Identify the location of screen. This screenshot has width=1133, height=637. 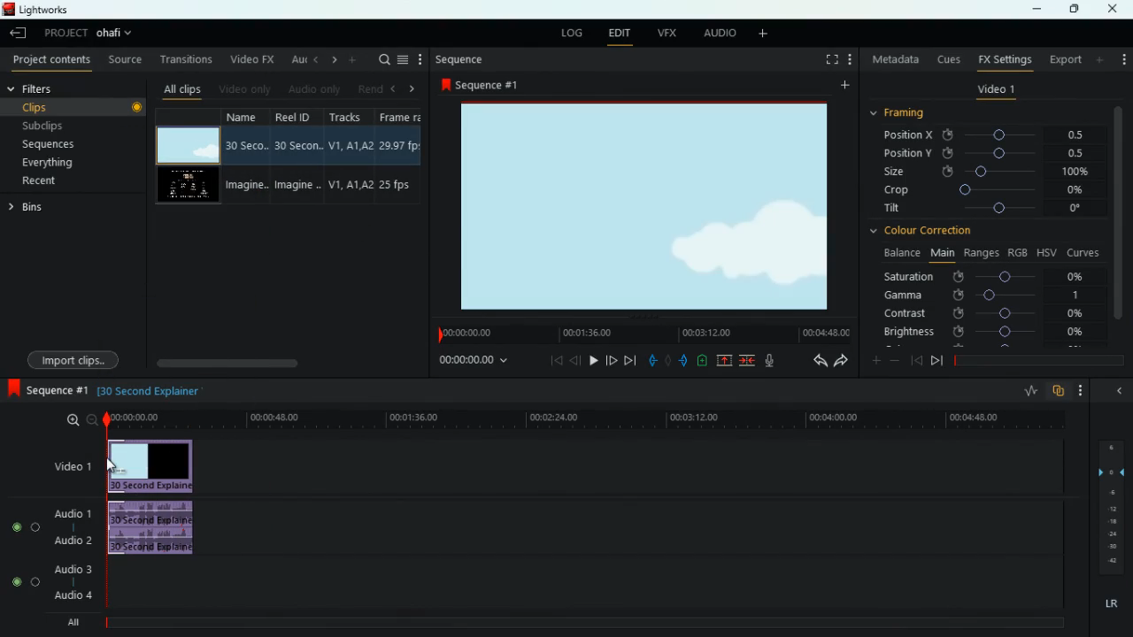
(648, 208).